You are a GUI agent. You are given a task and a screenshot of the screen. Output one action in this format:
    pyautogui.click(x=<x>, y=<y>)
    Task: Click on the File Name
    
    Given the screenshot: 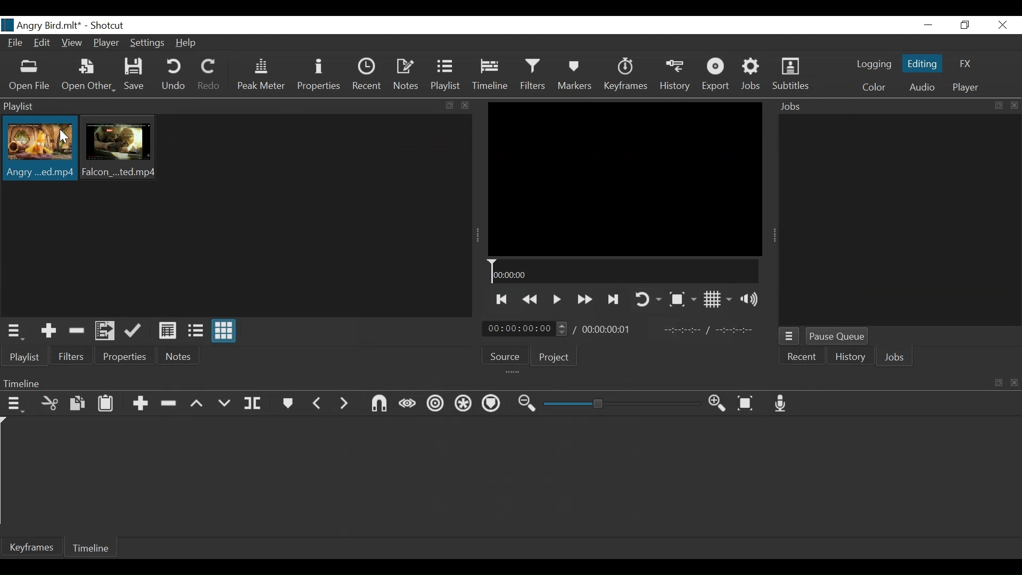 What is the action you would take?
    pyautogui.click(x=40, y=25)
    